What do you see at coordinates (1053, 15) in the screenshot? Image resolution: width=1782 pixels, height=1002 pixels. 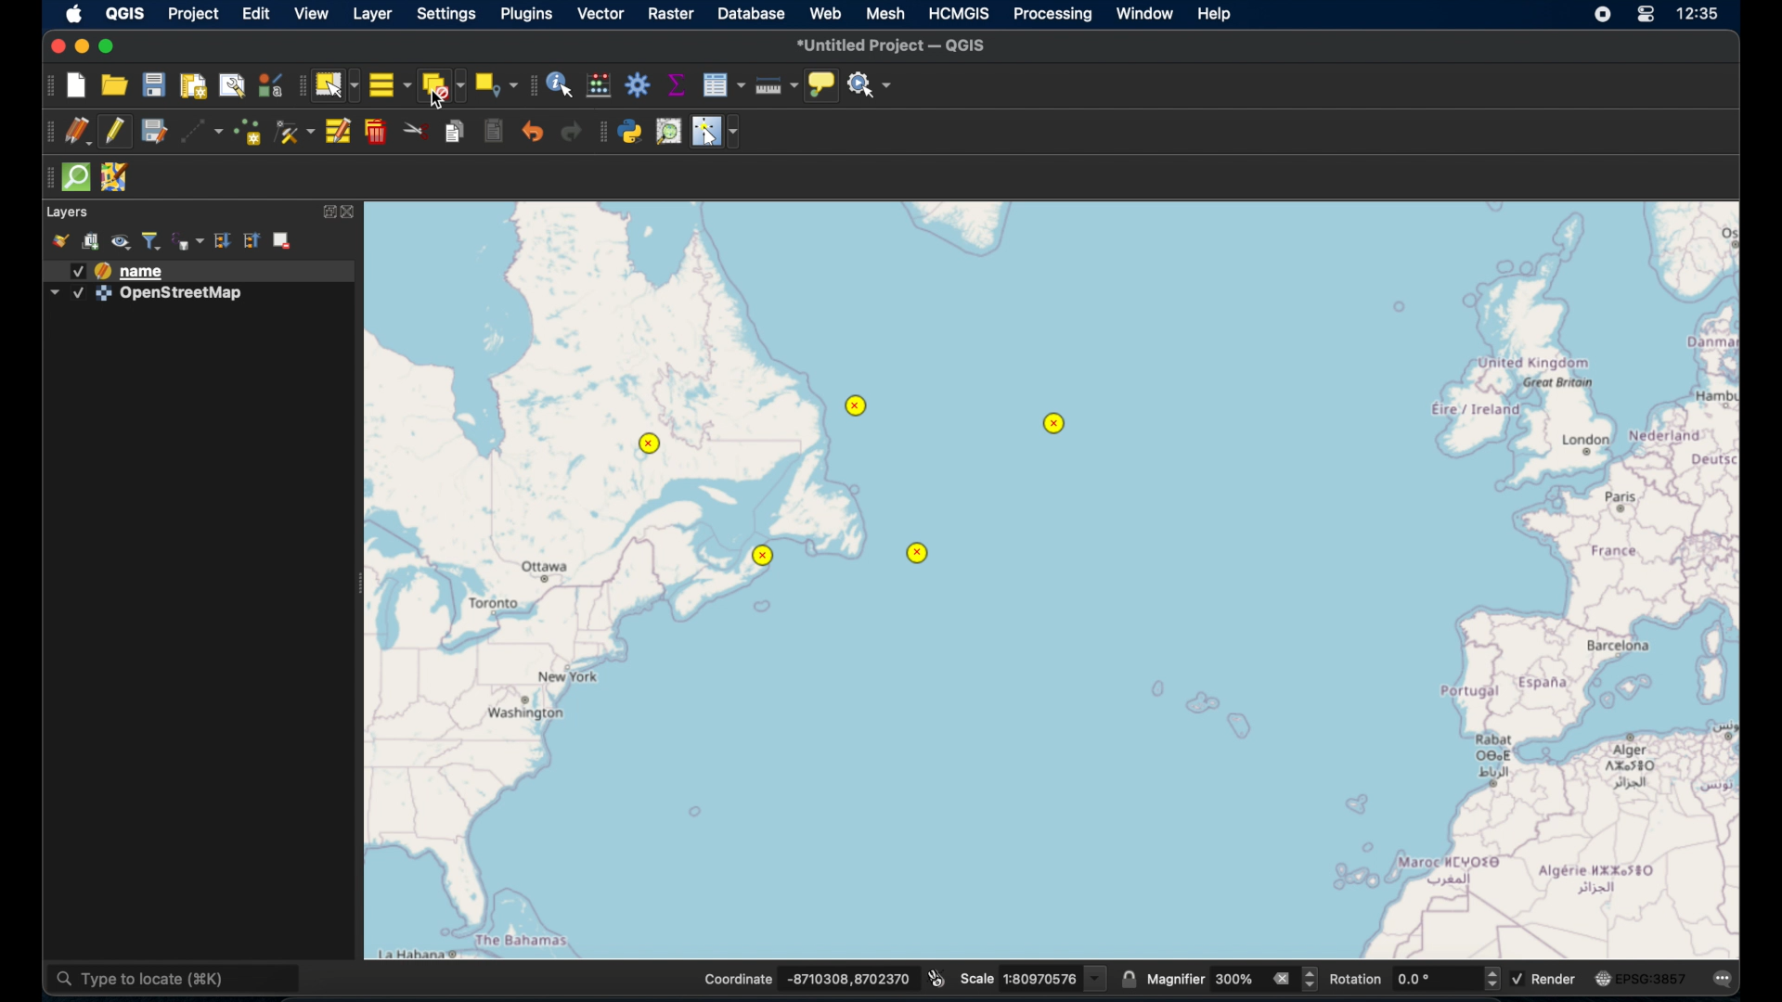 I see `processing` at bounding box center [1053, 15].